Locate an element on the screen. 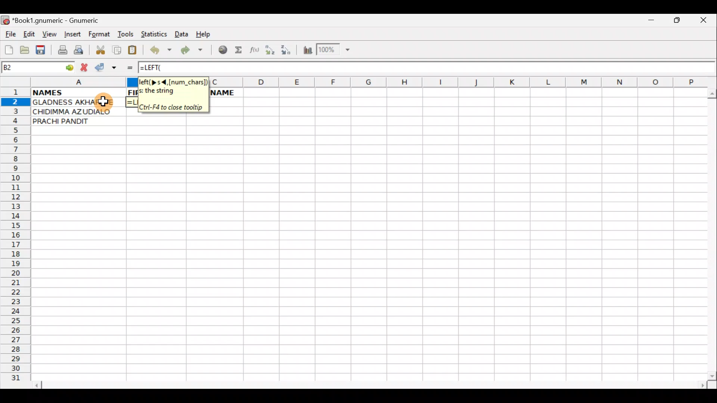 This screenshot has height=403, width=717. Cells is located at coordinates (364, 262).